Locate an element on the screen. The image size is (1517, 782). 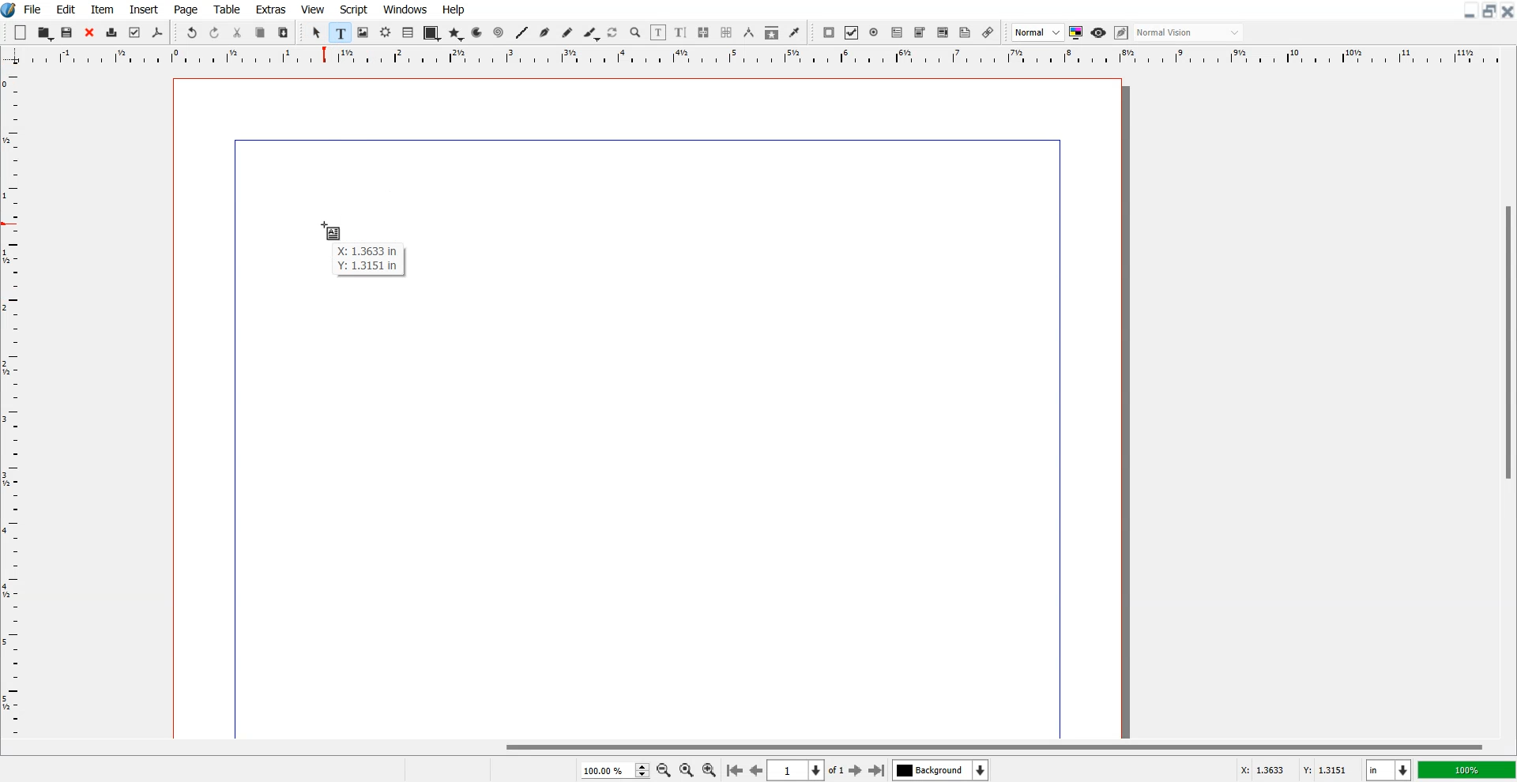
PDF Text field is located at coordinates (920, 33).